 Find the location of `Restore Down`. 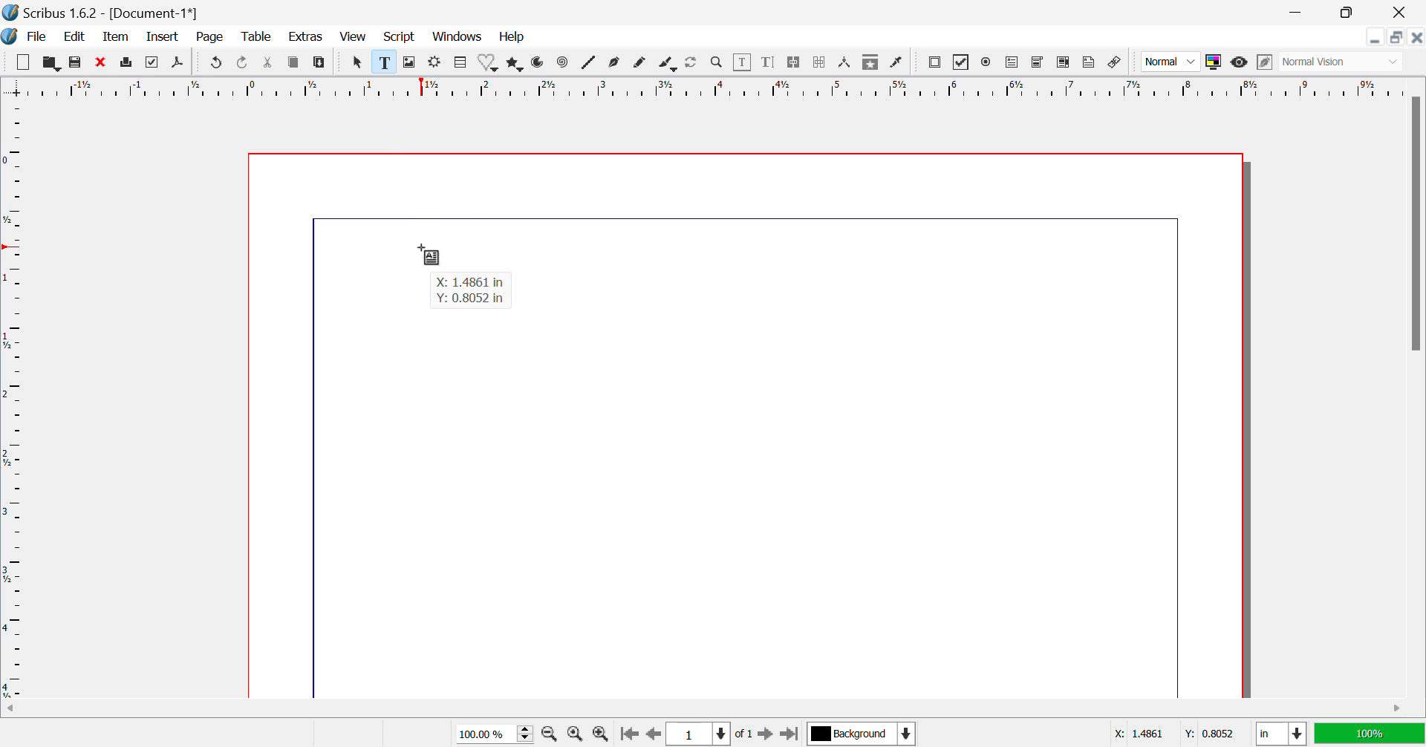

Restore Down is located at coordinates (1377, 38).